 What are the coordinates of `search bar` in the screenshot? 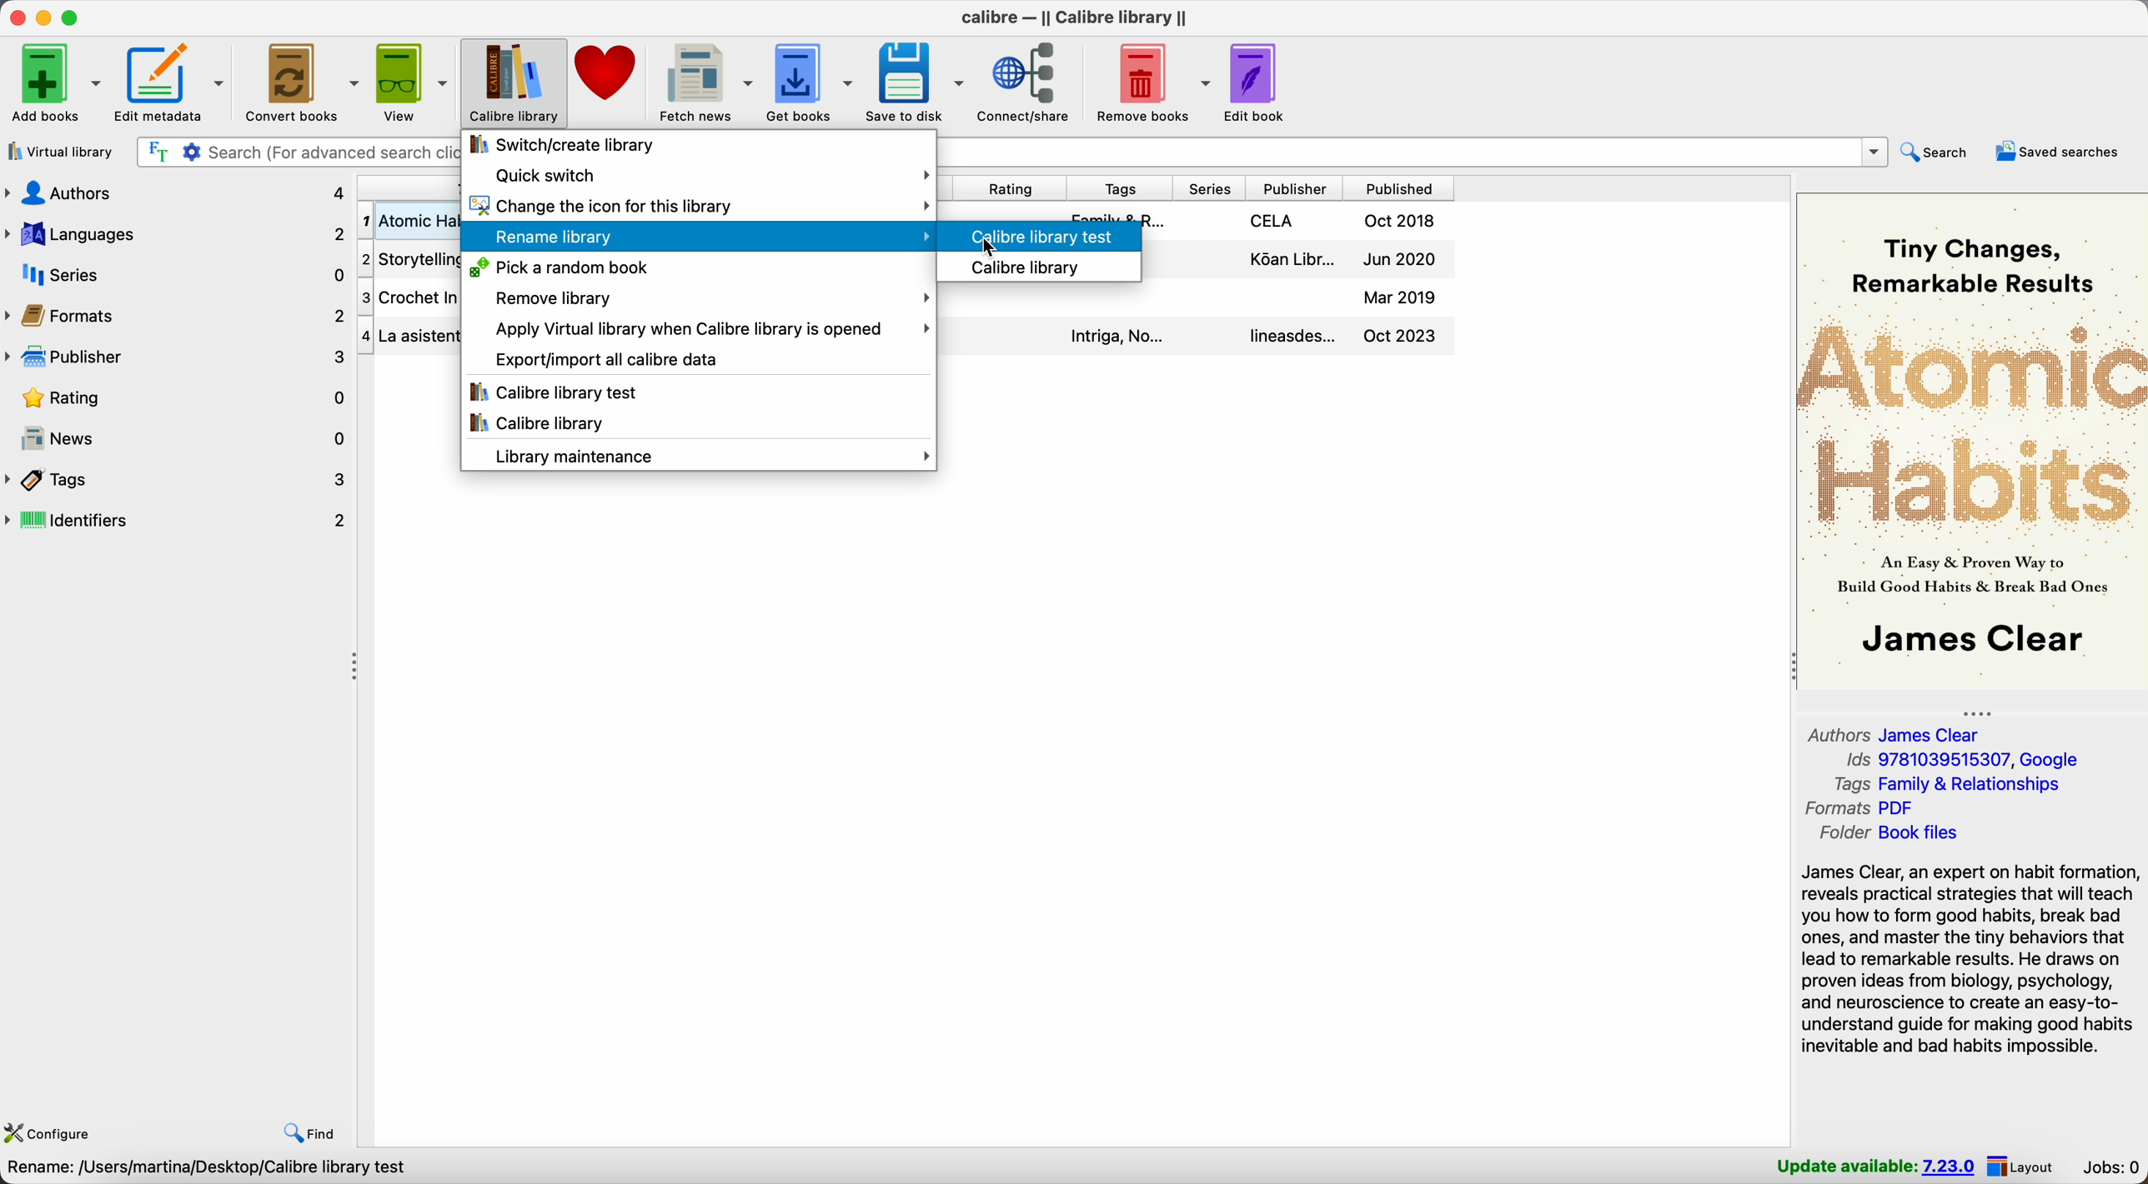 It's located at (294, 150).